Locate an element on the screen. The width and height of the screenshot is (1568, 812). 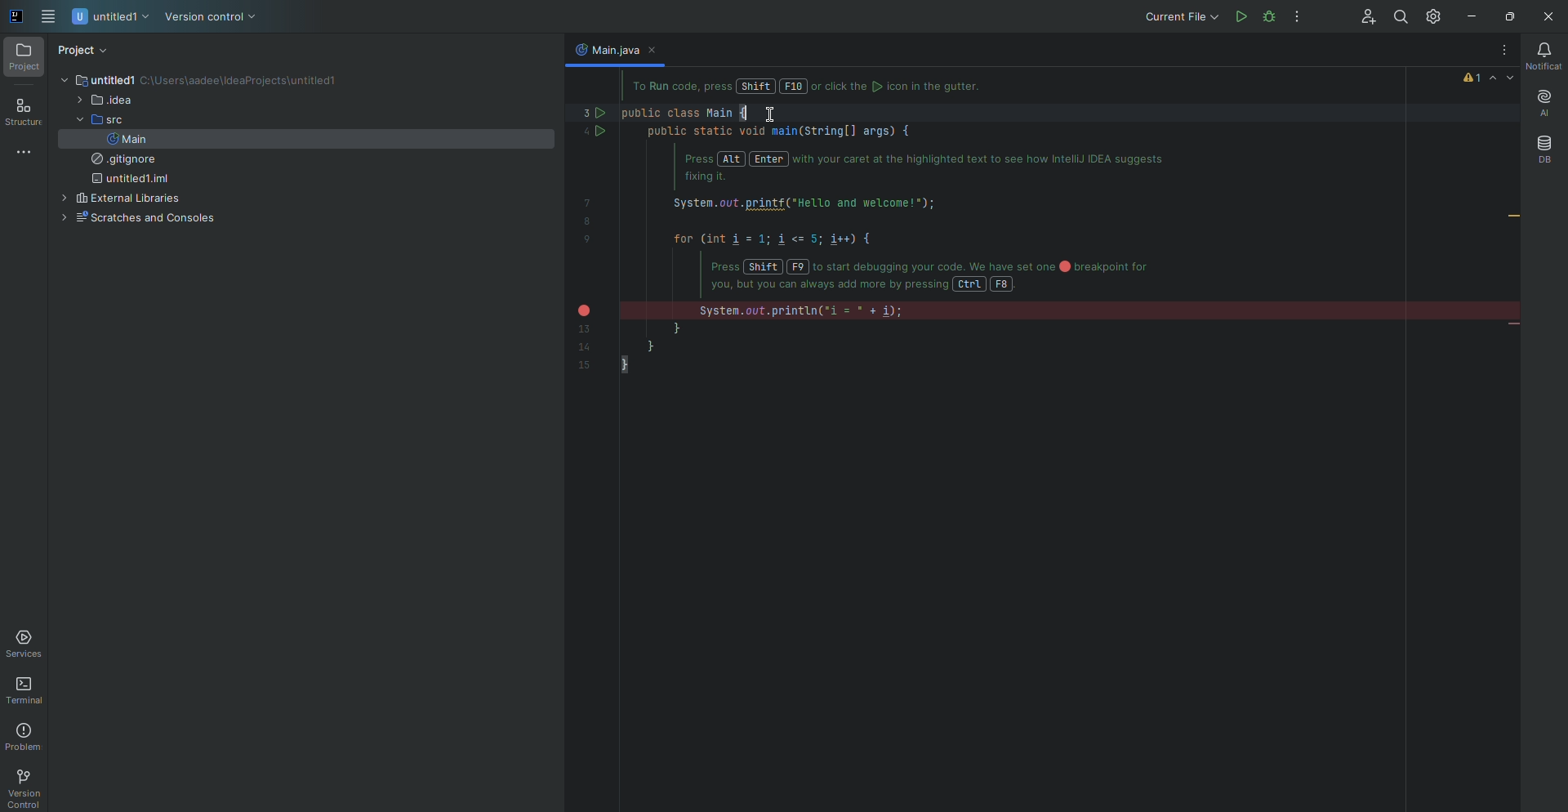
close is located at coordinates (657, 51).